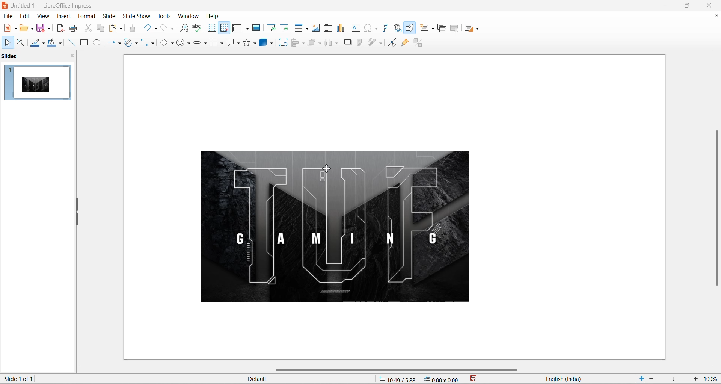 The width and height of the screenshot is (721, 384). What do you see at coordinates (129, 43) in the screenshot?
I see `curve and polygons` at bounding box center [129, 43].